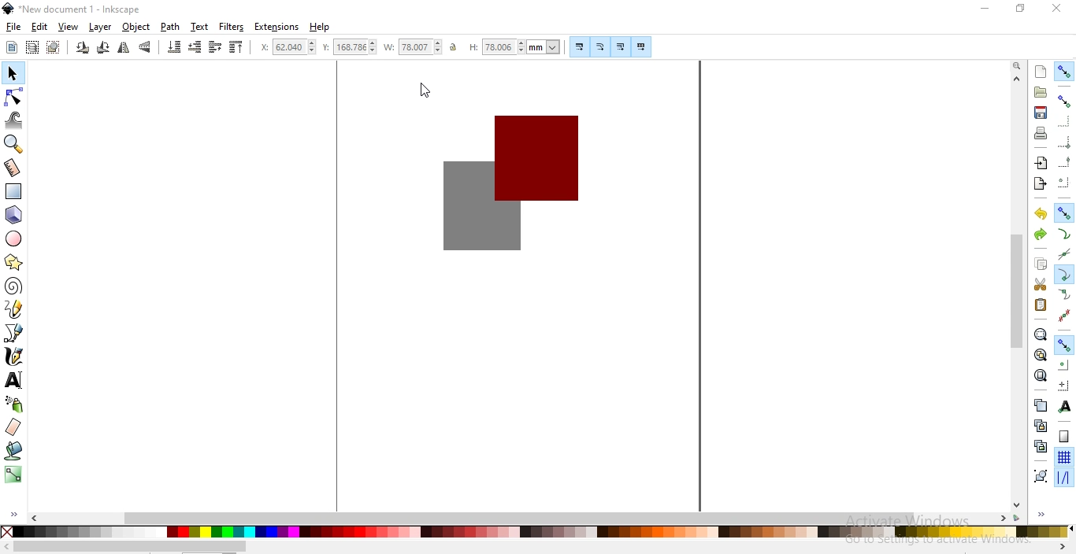  What do you see at coordinates (124, 49) in the screenshot?
I see `flip horizontal` at bounding box center [124, 49].